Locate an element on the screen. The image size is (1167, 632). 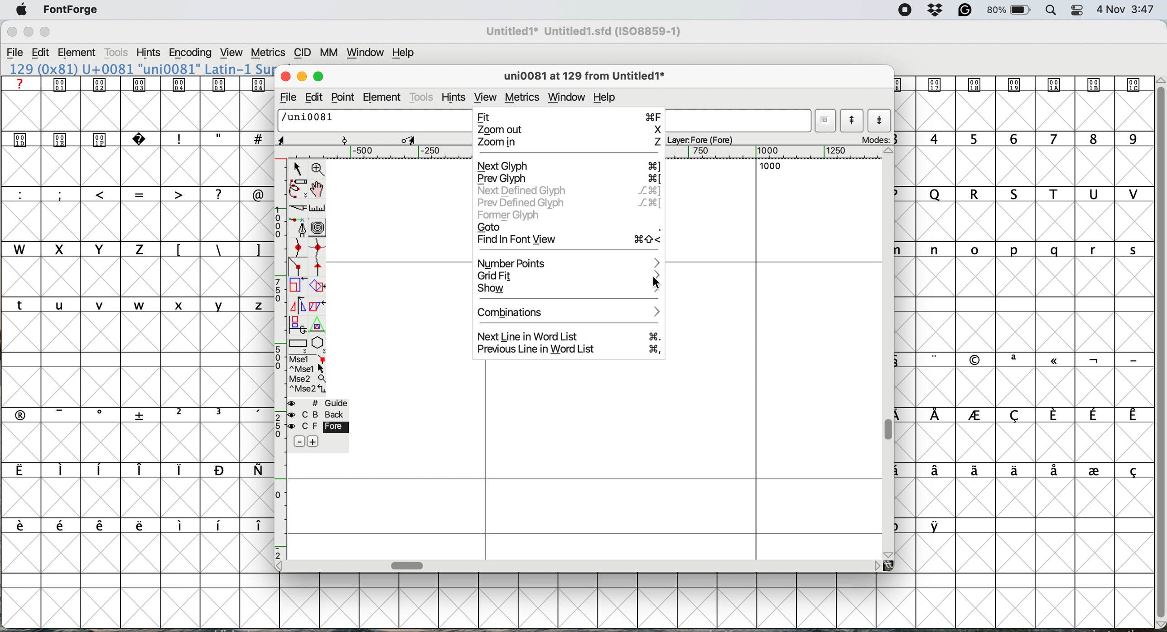
Rotate Point Tool is located at coordinates (345, 140).